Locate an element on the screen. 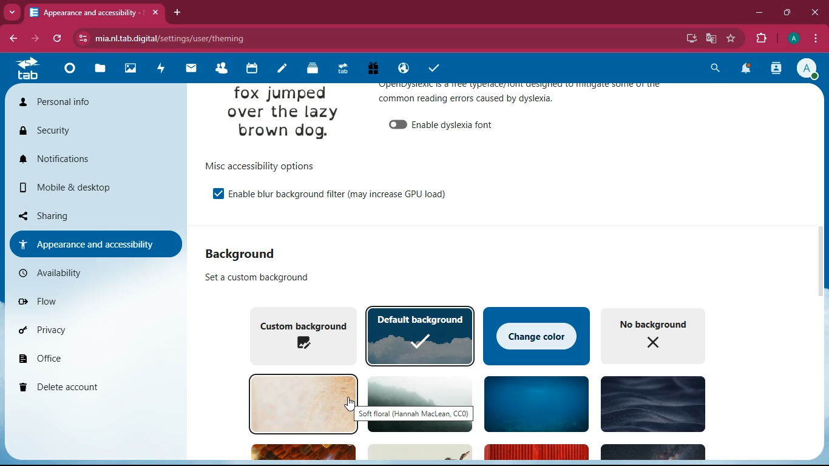 The width and height of the screenshot is (829, 466). enable is located at coordinates (342, 195).